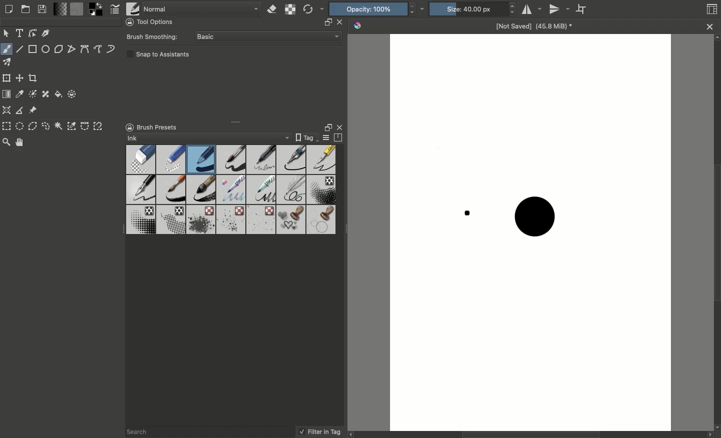 The width and height of the screenshot is (721, 438). I want to click on Open, so click(26, 9).